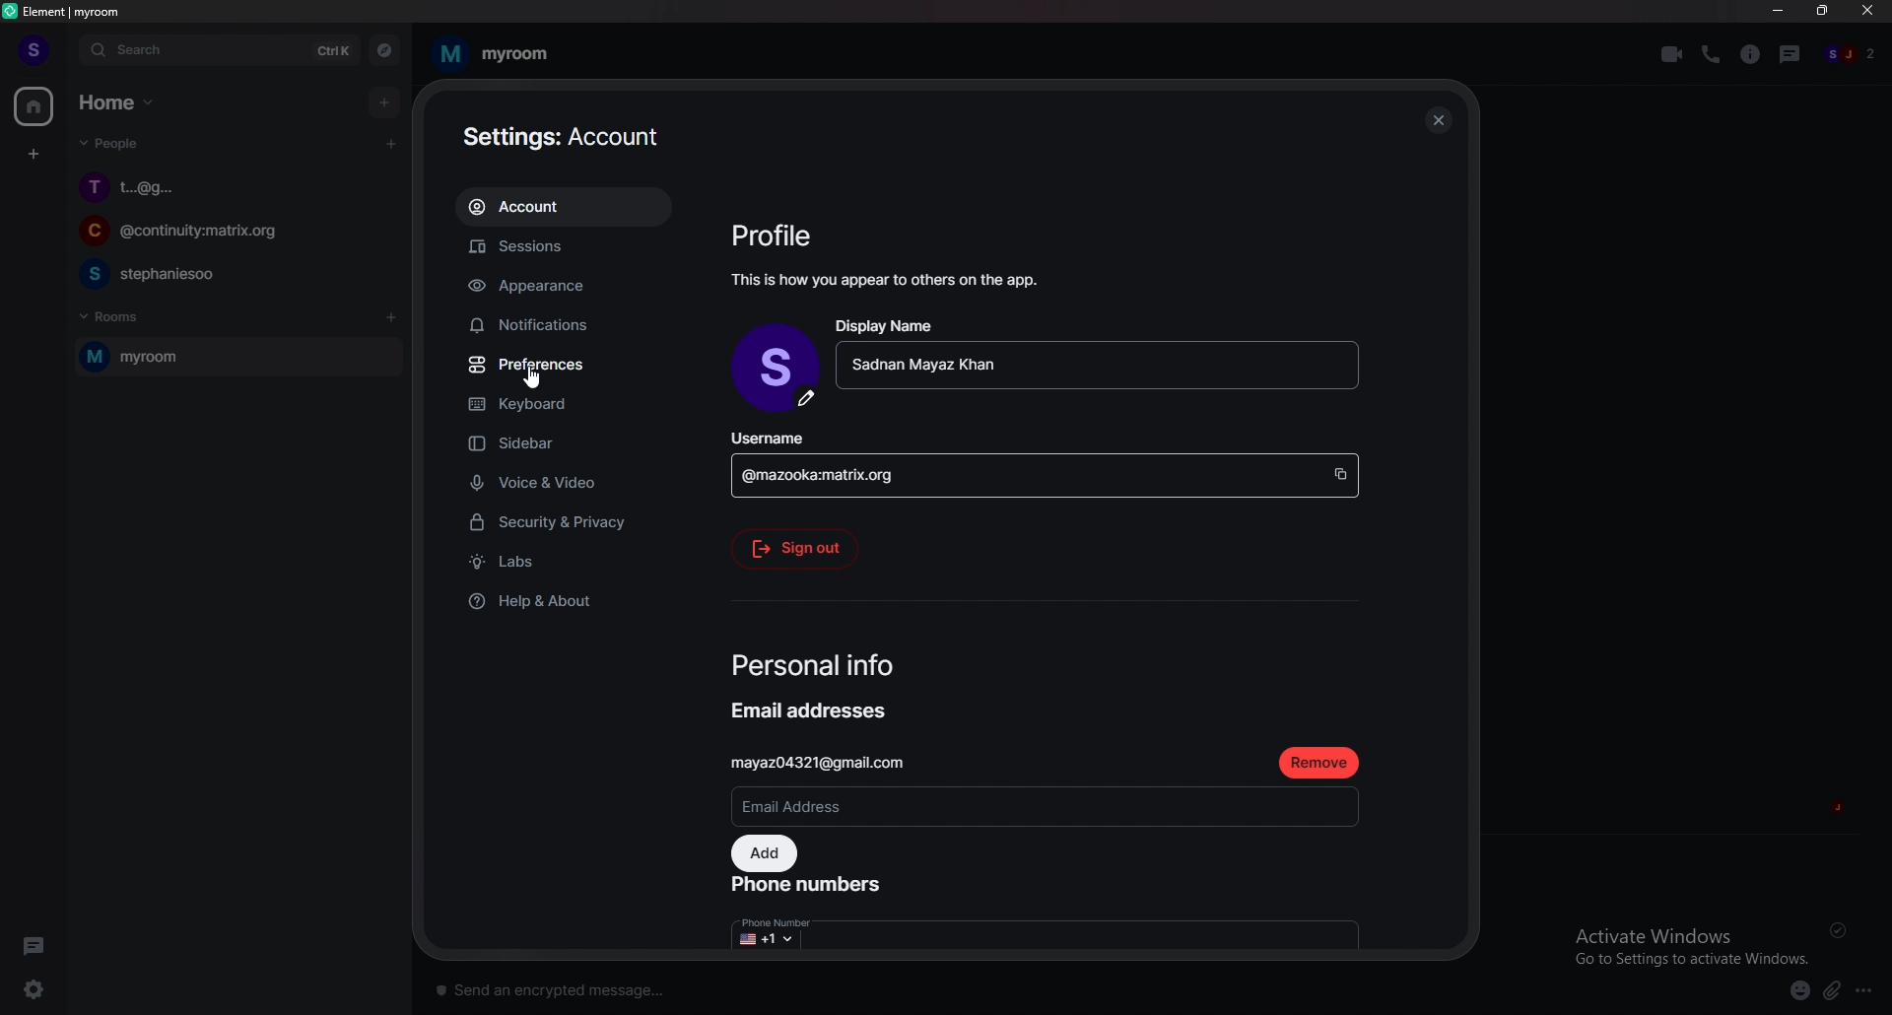 Image resolution: width=1892 pixels, height=1015 pixels. I want to click on labs, so click(566, 564).